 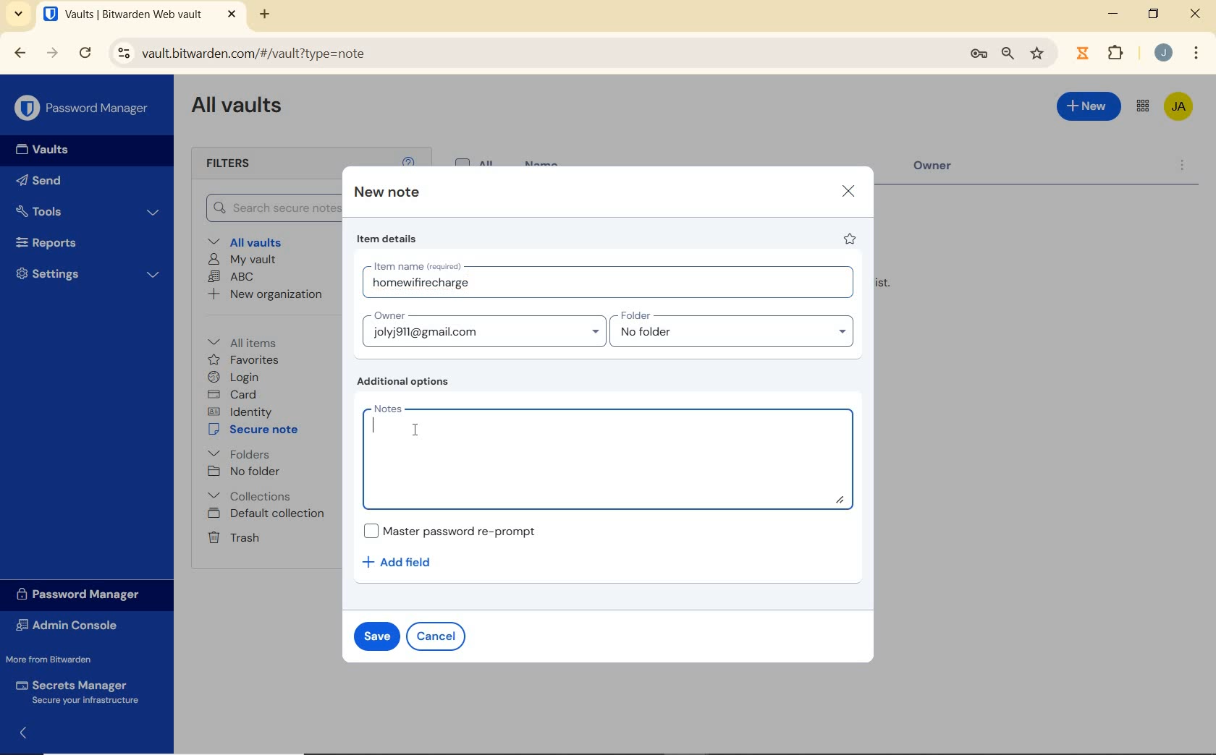 What do you see at coordinates (81, 691) in the screenshot?
I see `Secrets Manager` at bounding box center [81, 691].